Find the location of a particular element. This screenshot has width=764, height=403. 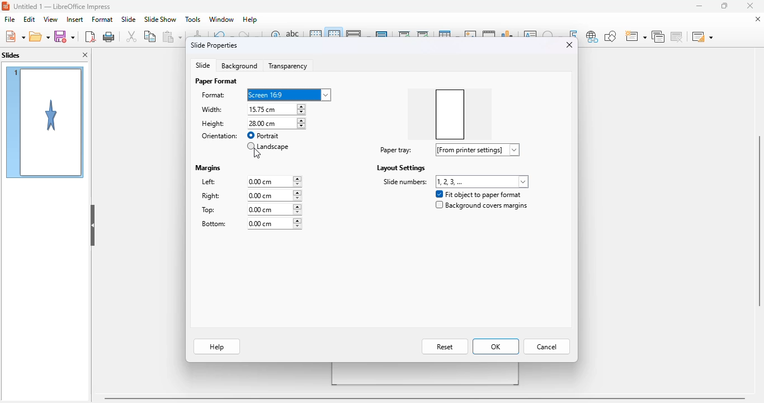

edit is located at coordinates (30, 20).